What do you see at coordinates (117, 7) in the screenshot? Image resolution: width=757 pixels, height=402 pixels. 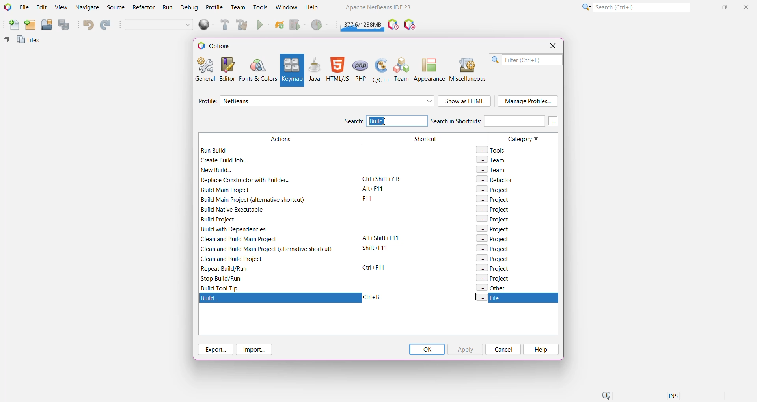 I see `Source` at bounding box center [117, 7].